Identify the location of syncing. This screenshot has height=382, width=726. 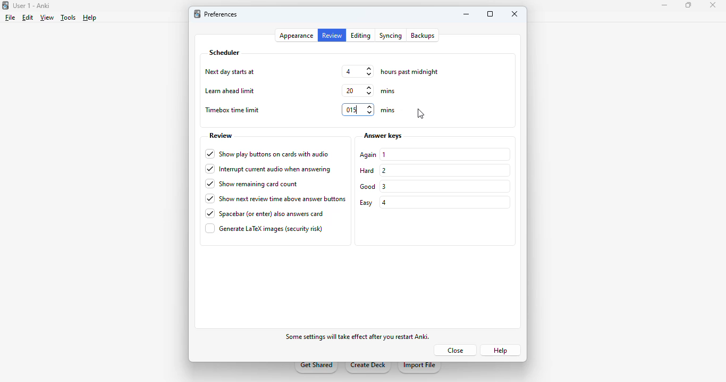
(390, 35).